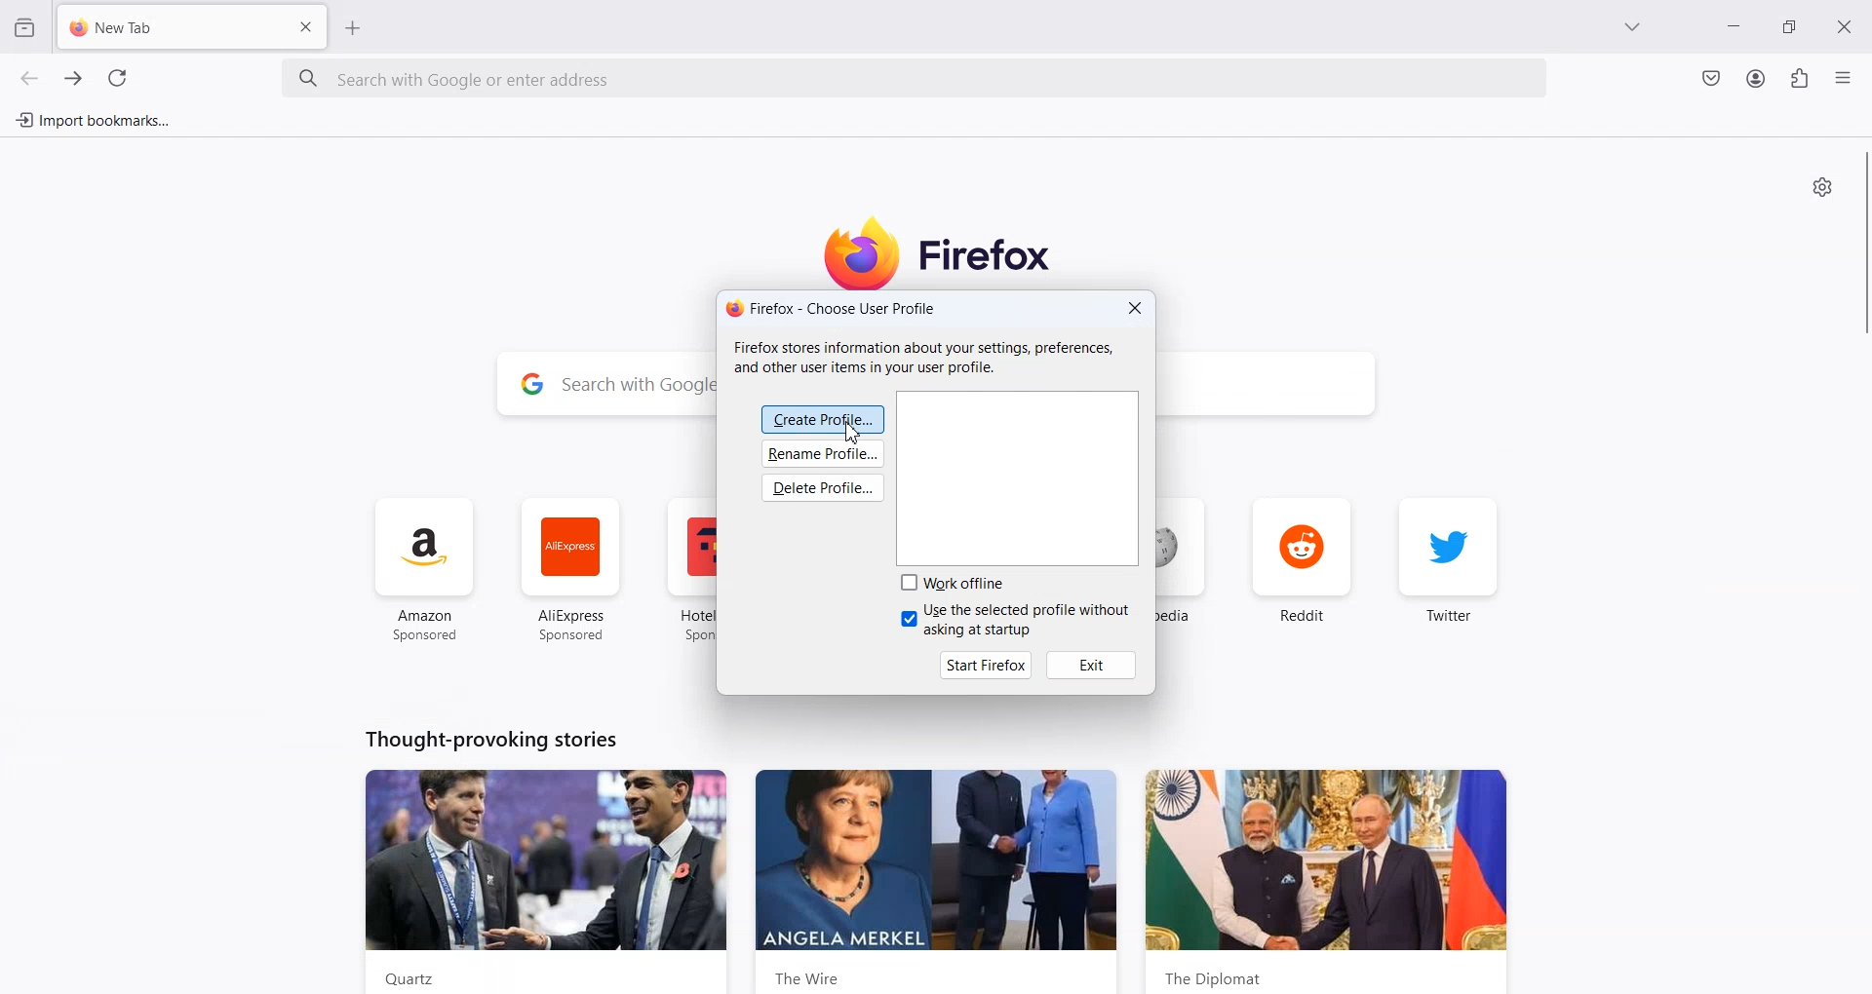 The image size is (1872, 994). What do you see at coordinates (530, 386) in the screenshot?
I see `google logo` at bounding box center [530, 386].